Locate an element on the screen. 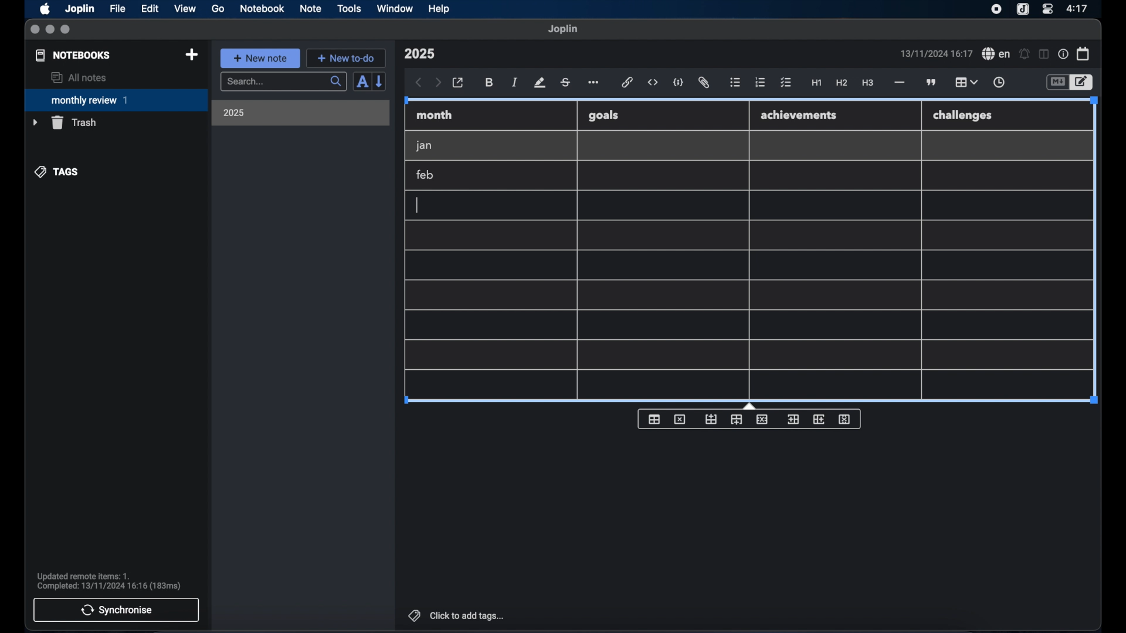 Image resolution: width=1126 pixels, height=633 pixels. insert table is located at coordinates (654, 419).